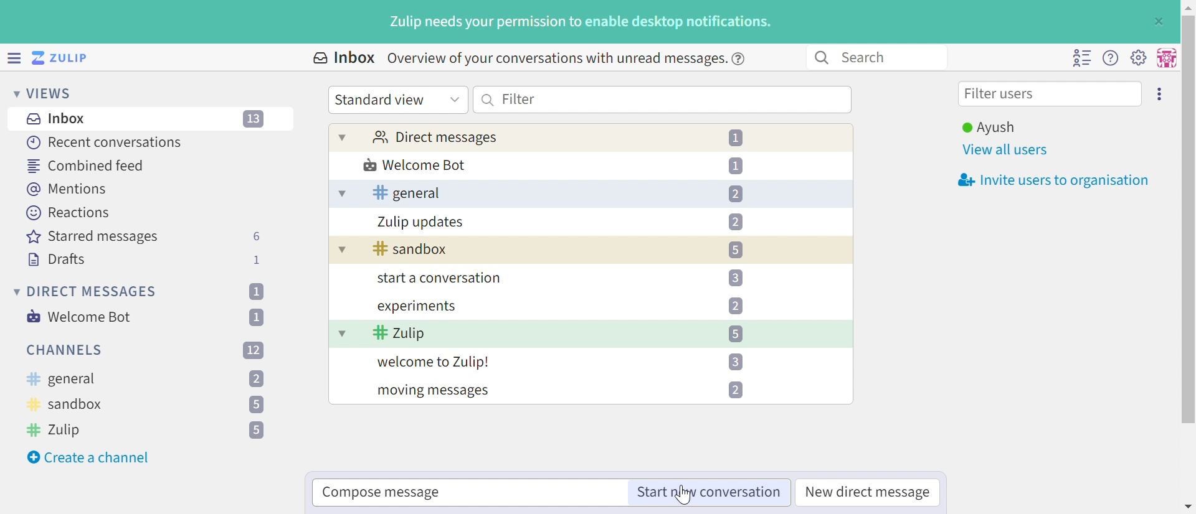 The image size is (1196, 514). What do you see at coordinates (734, 334) in the screenshot?
I see `5` at bounding box center [734, 334].